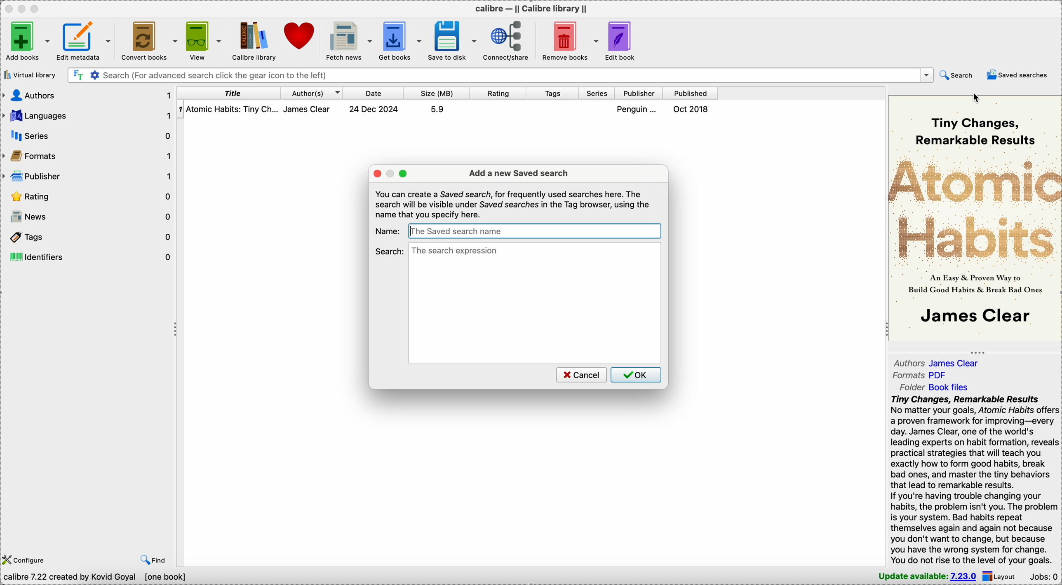 This screenshot has width=1062, height=585. What do you see at coordinates (956, 75) in the screenshot?
I see `search` at bounding box center [956, 75].